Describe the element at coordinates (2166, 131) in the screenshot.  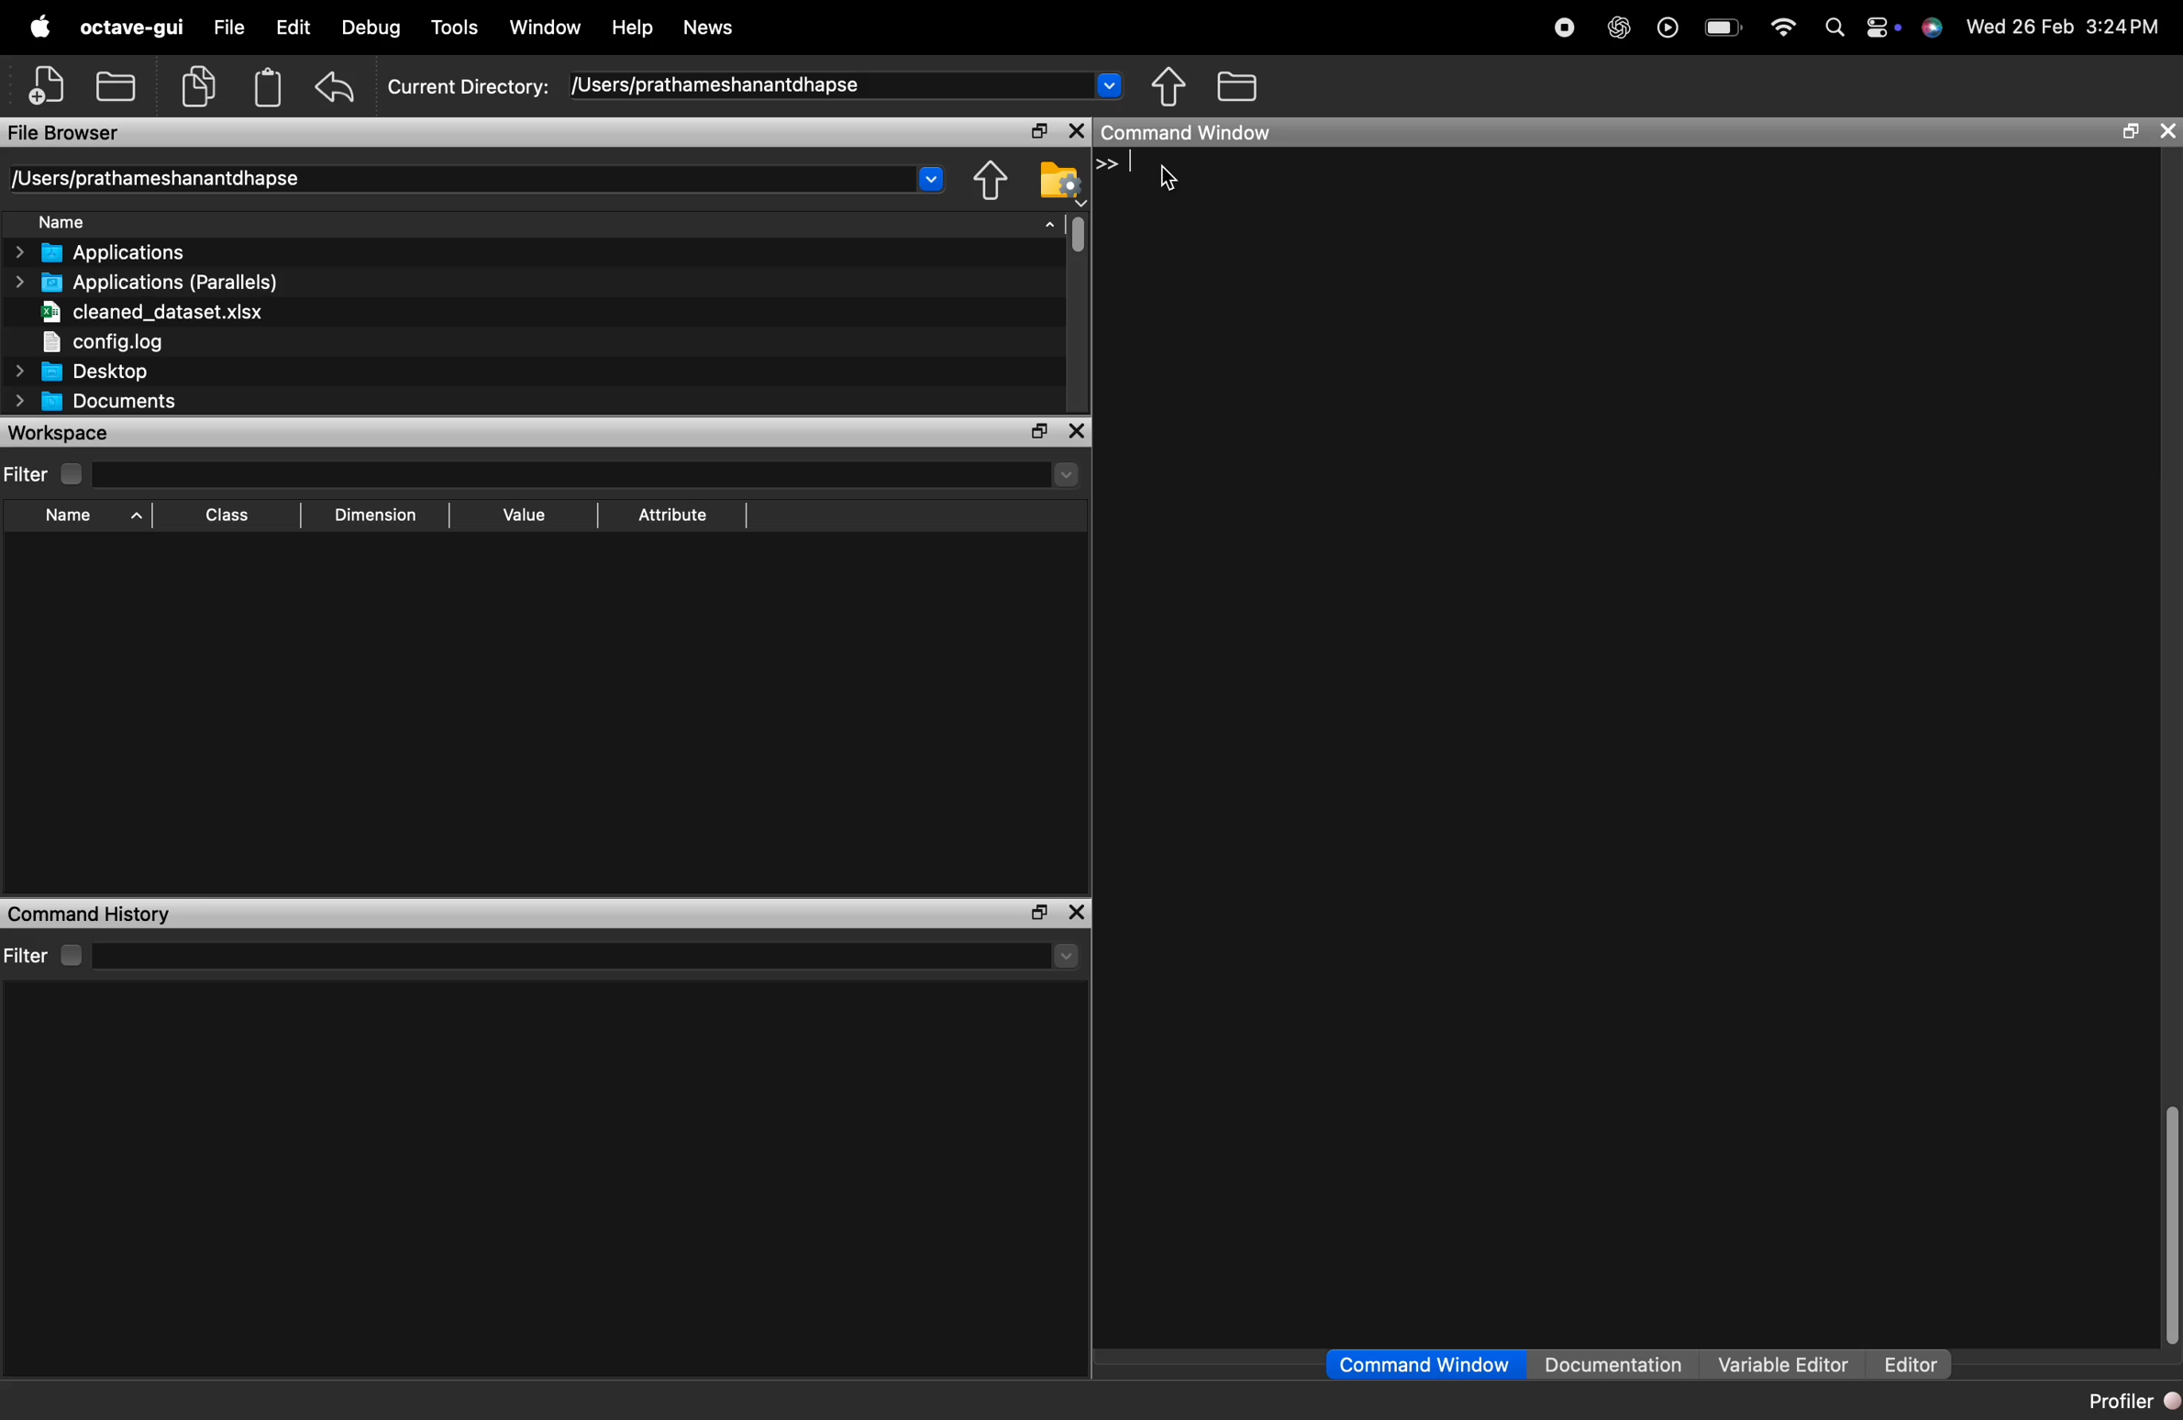
I see `Close` at that location.